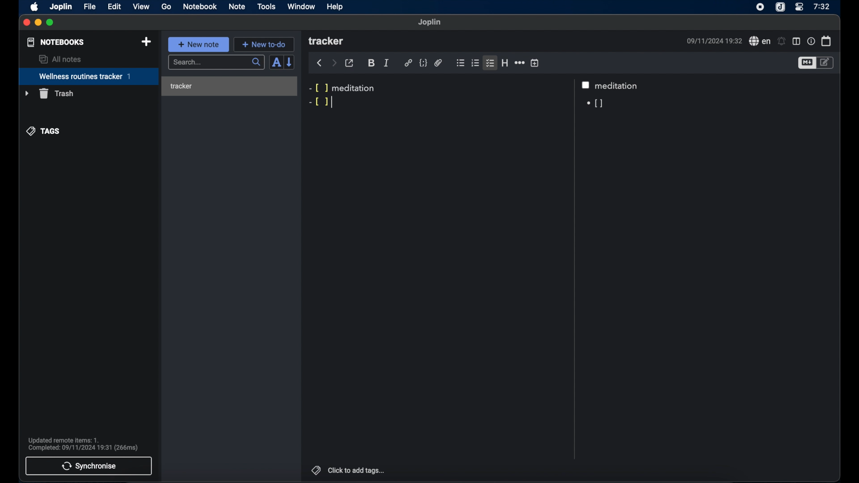 The width and height of the screenshot is (859, 483). I want to click on horizontal rule, so click(519, 63).